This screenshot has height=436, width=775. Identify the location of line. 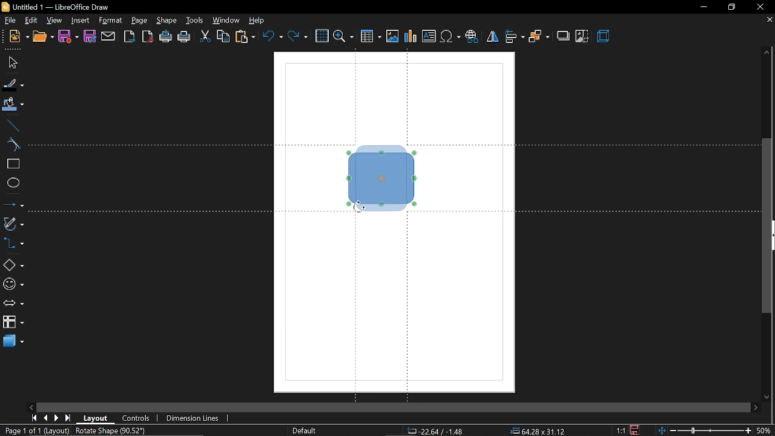
(12, 126).